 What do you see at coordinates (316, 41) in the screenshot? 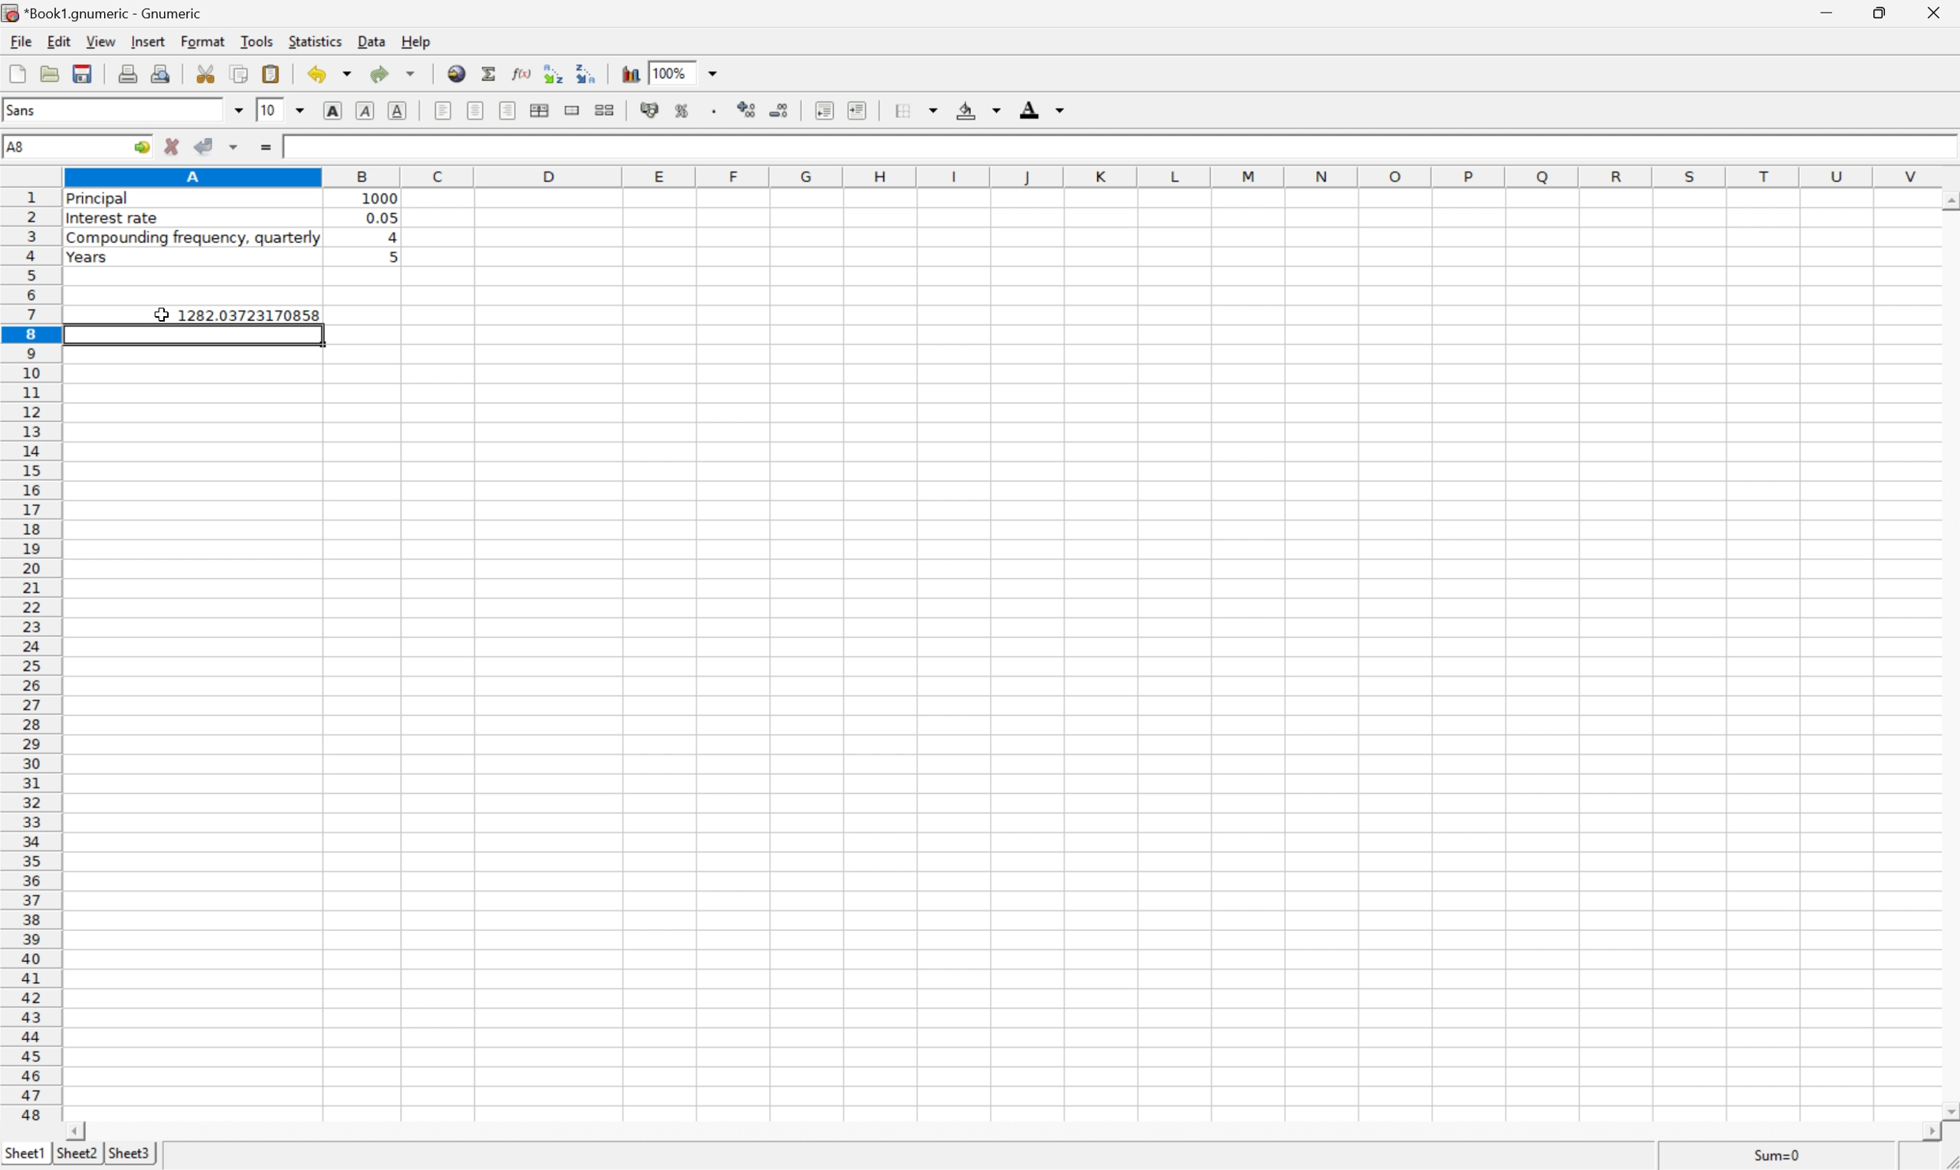
I see `statistics` at bounding box center [316, 41].